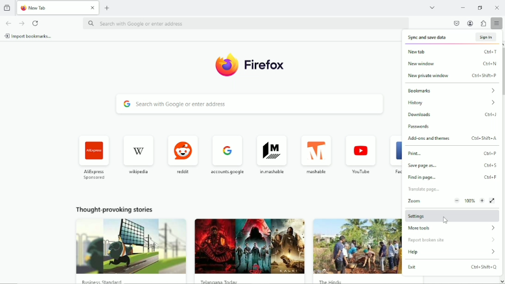 This screenshot has width=505, height=284. What do you see at coordinates (21, 23) in the screenshot?
I see `go forward` at bounding box center [21, 23].